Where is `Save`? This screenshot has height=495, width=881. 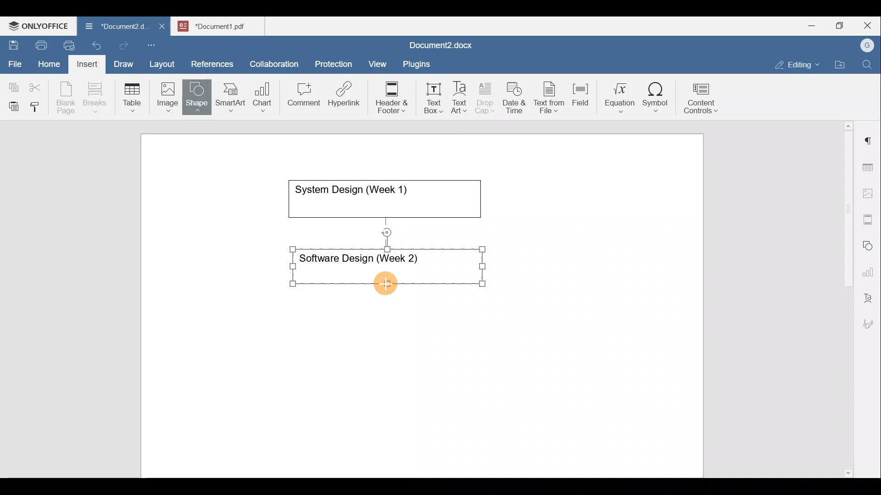 Save is located at coordinates (13, 43).